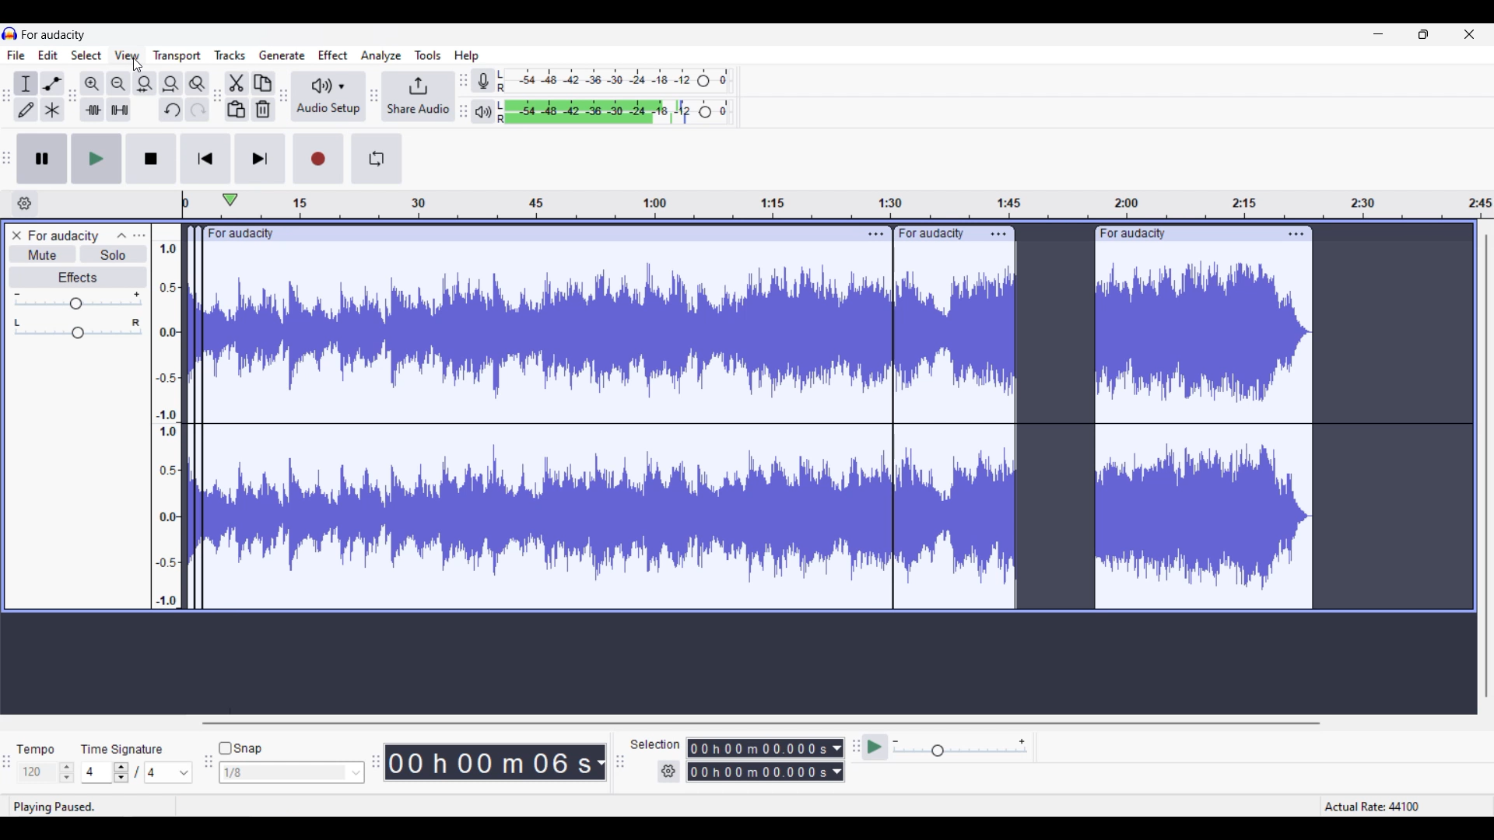 This screenshot has height=840, width=1494. Describe the element at coordinates (172, 84) in the screenshot. I see `Fit project to width` at that location.